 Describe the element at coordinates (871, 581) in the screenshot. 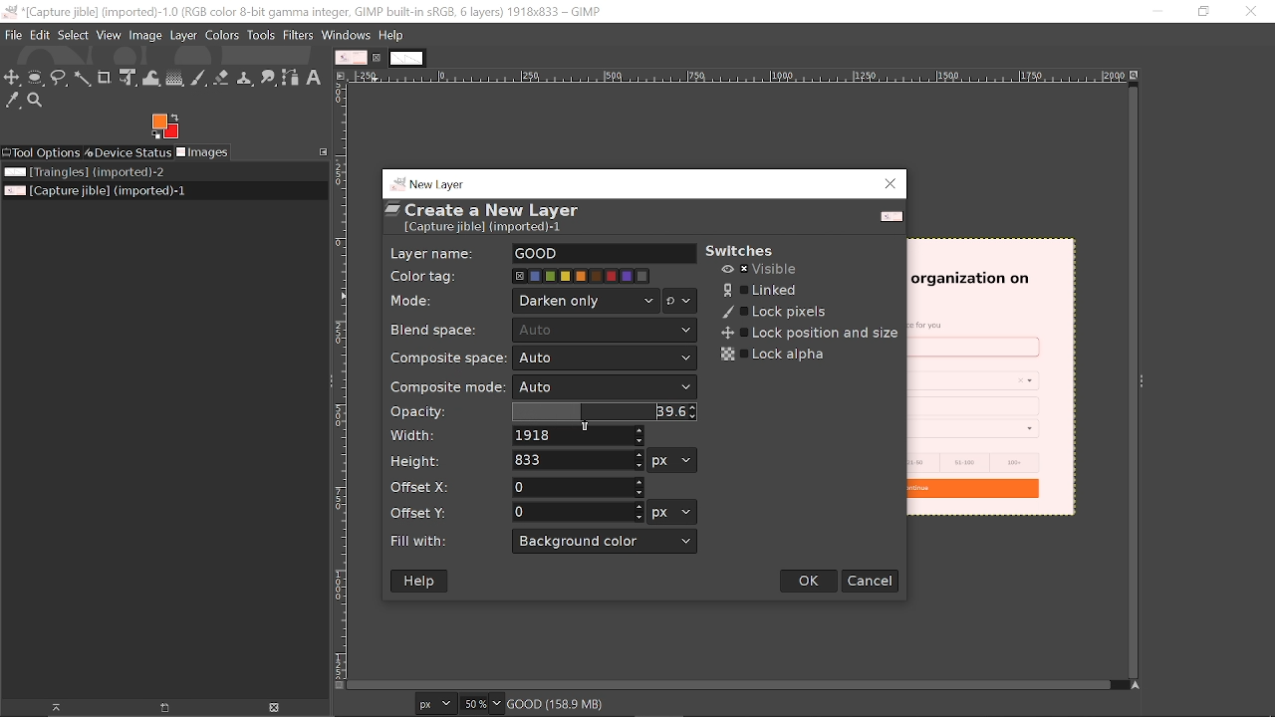

I see `Cancel` at that location.